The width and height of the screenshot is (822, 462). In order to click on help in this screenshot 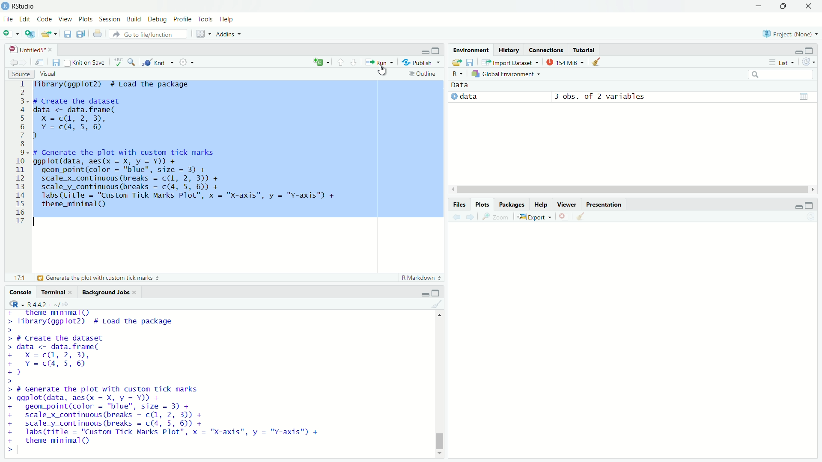, I will do `click(542, 204)`.